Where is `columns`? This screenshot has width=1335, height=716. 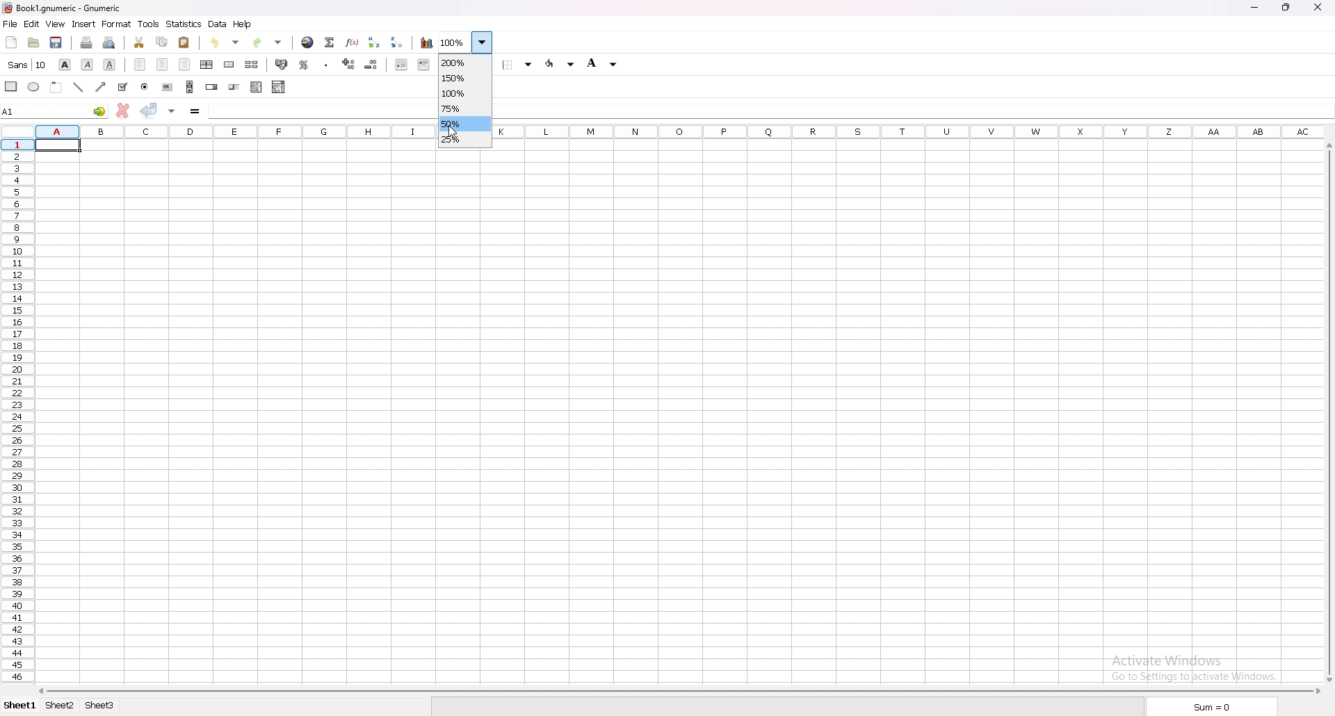
columns is located at coordinates (907, 132).